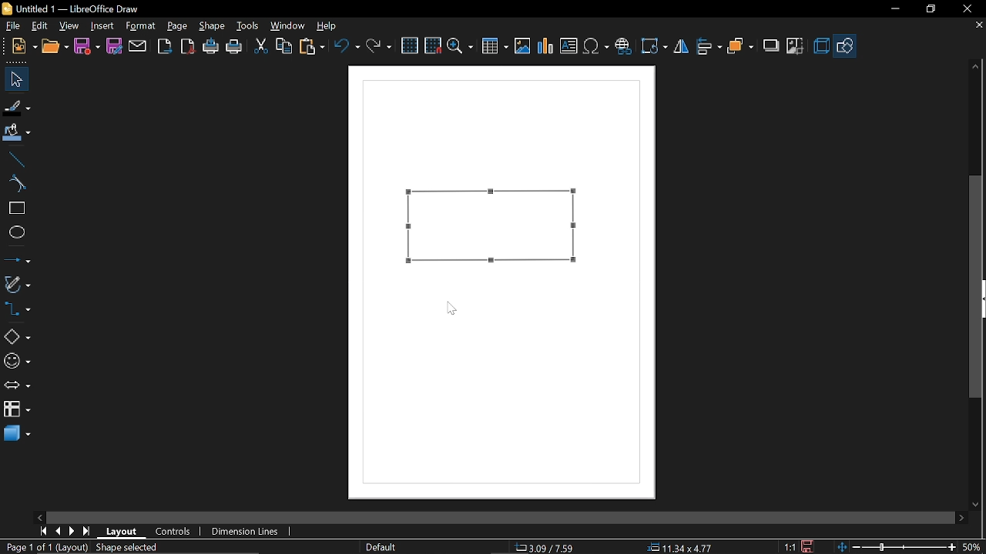  What do you see at coordinates (522, 45) in the screenshot?
I see `insert image` at bounding box center [522, 45].